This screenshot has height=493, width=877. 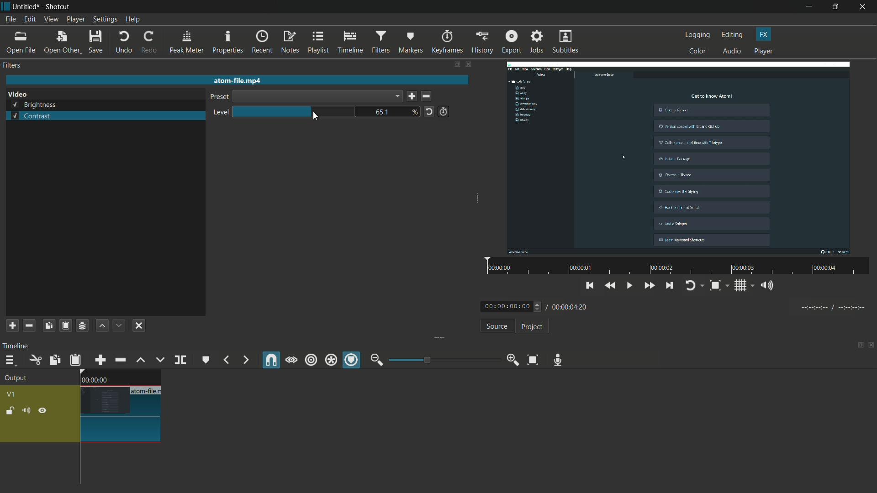 What do you see at coordinates (54, 360) in the screenshot?
I see `copy` at bounding box center [54, 360].